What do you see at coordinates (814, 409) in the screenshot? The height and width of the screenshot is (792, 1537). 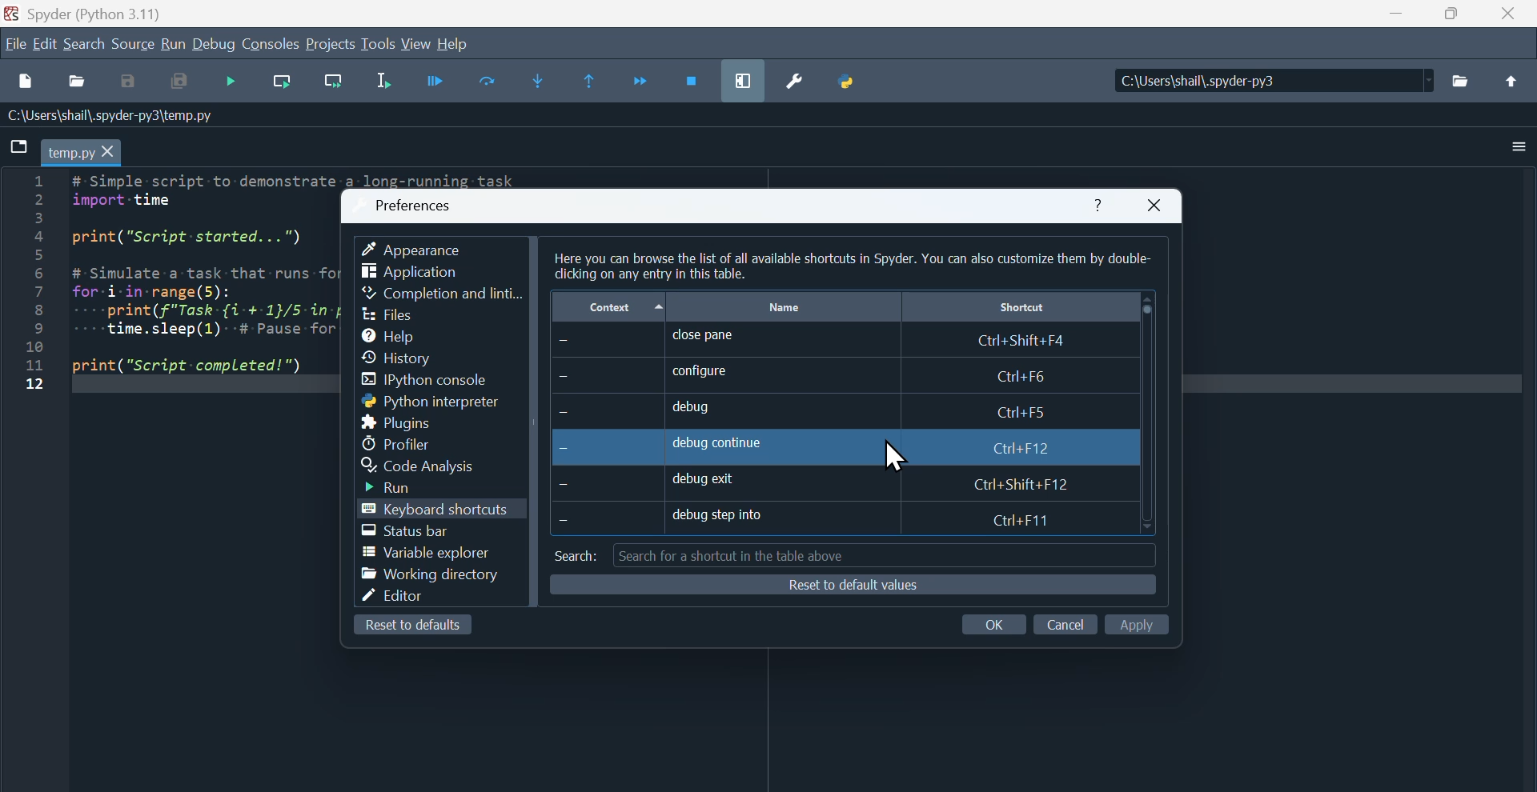 I see `debug` at bounding box center [814, 409].